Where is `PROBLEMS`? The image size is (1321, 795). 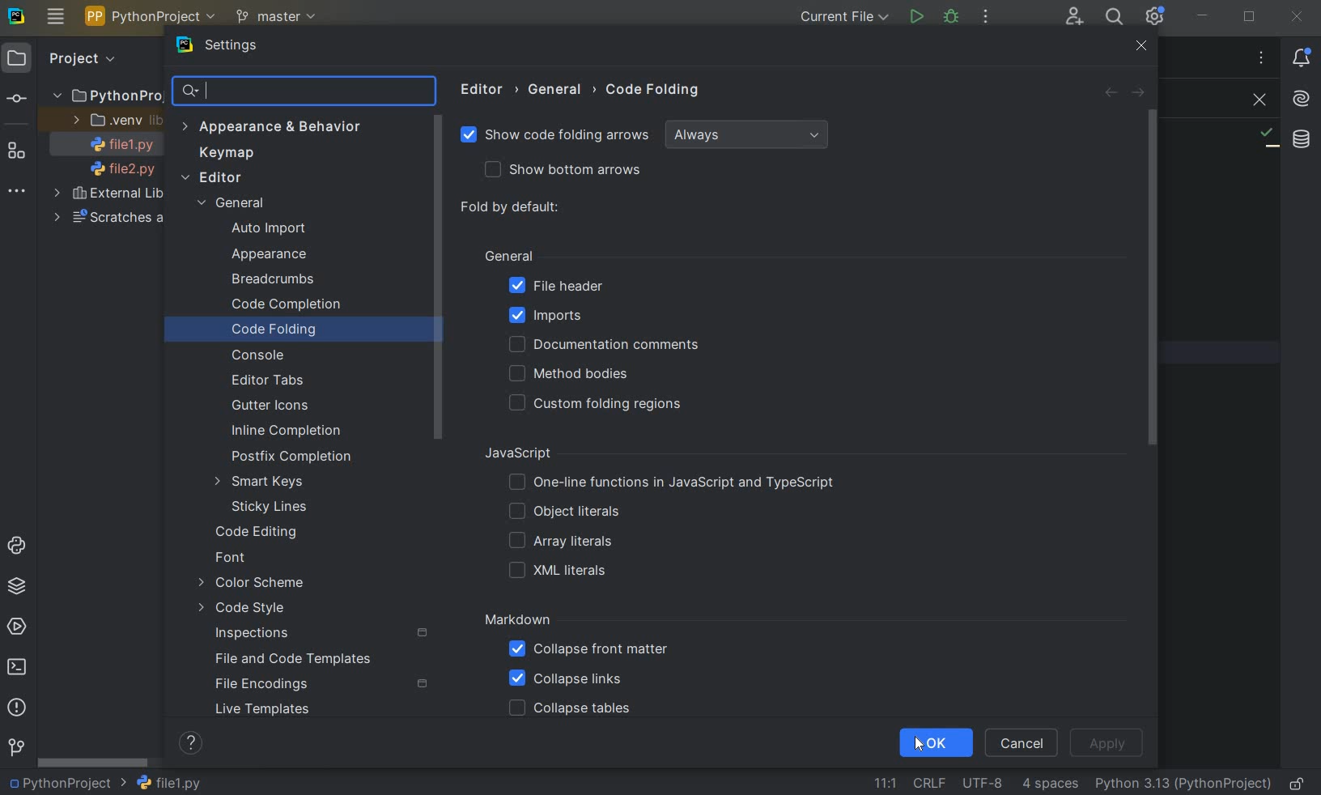 PROBLEMS is located at coordinates (17, 708).